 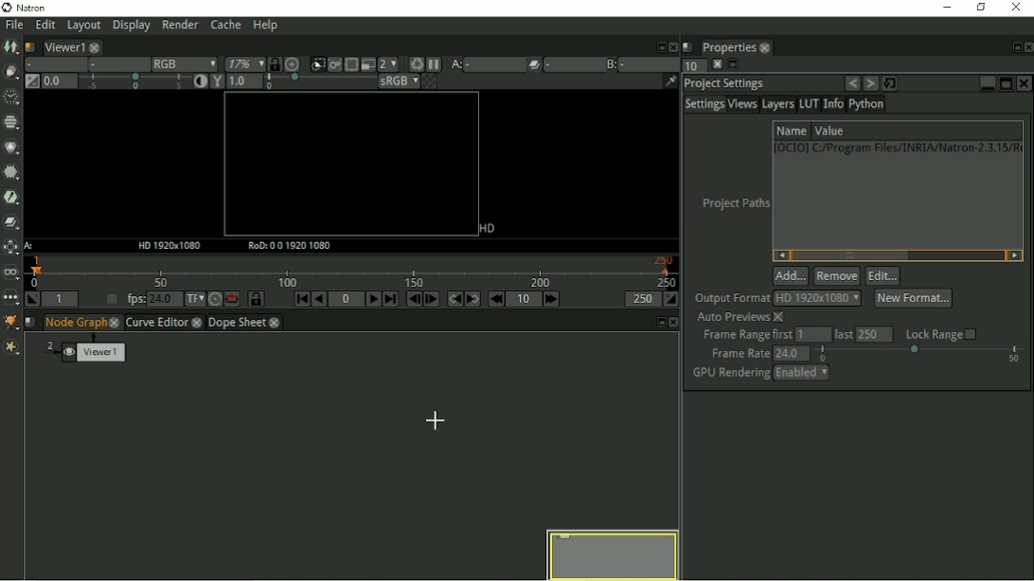 What do you see at coordinates (274, 63) in the screenshot?
I see `Synchronize` at bounding box center [274, 63].